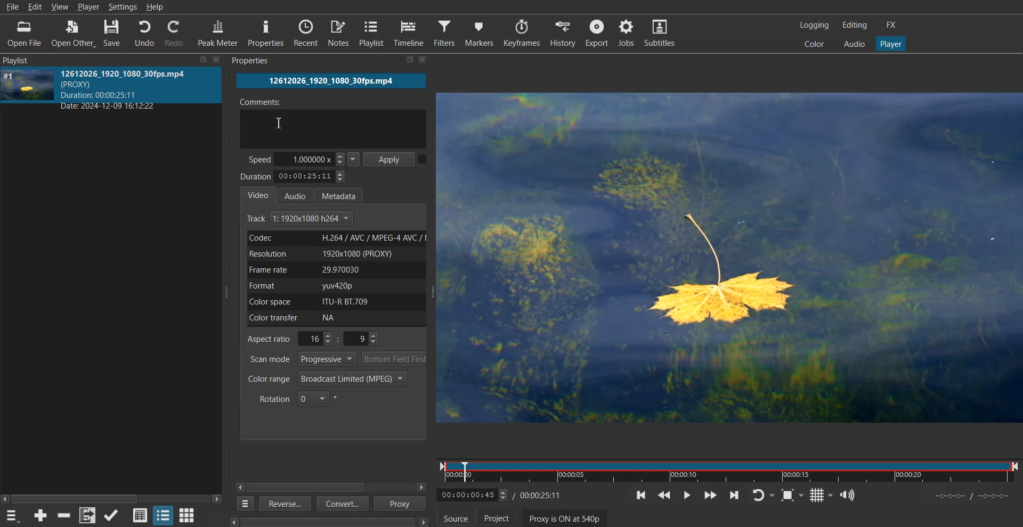  What do you see at coordinates (28, 89) in the screenshot?
I see `MP4 cover image` at bounding box center [28, 89].